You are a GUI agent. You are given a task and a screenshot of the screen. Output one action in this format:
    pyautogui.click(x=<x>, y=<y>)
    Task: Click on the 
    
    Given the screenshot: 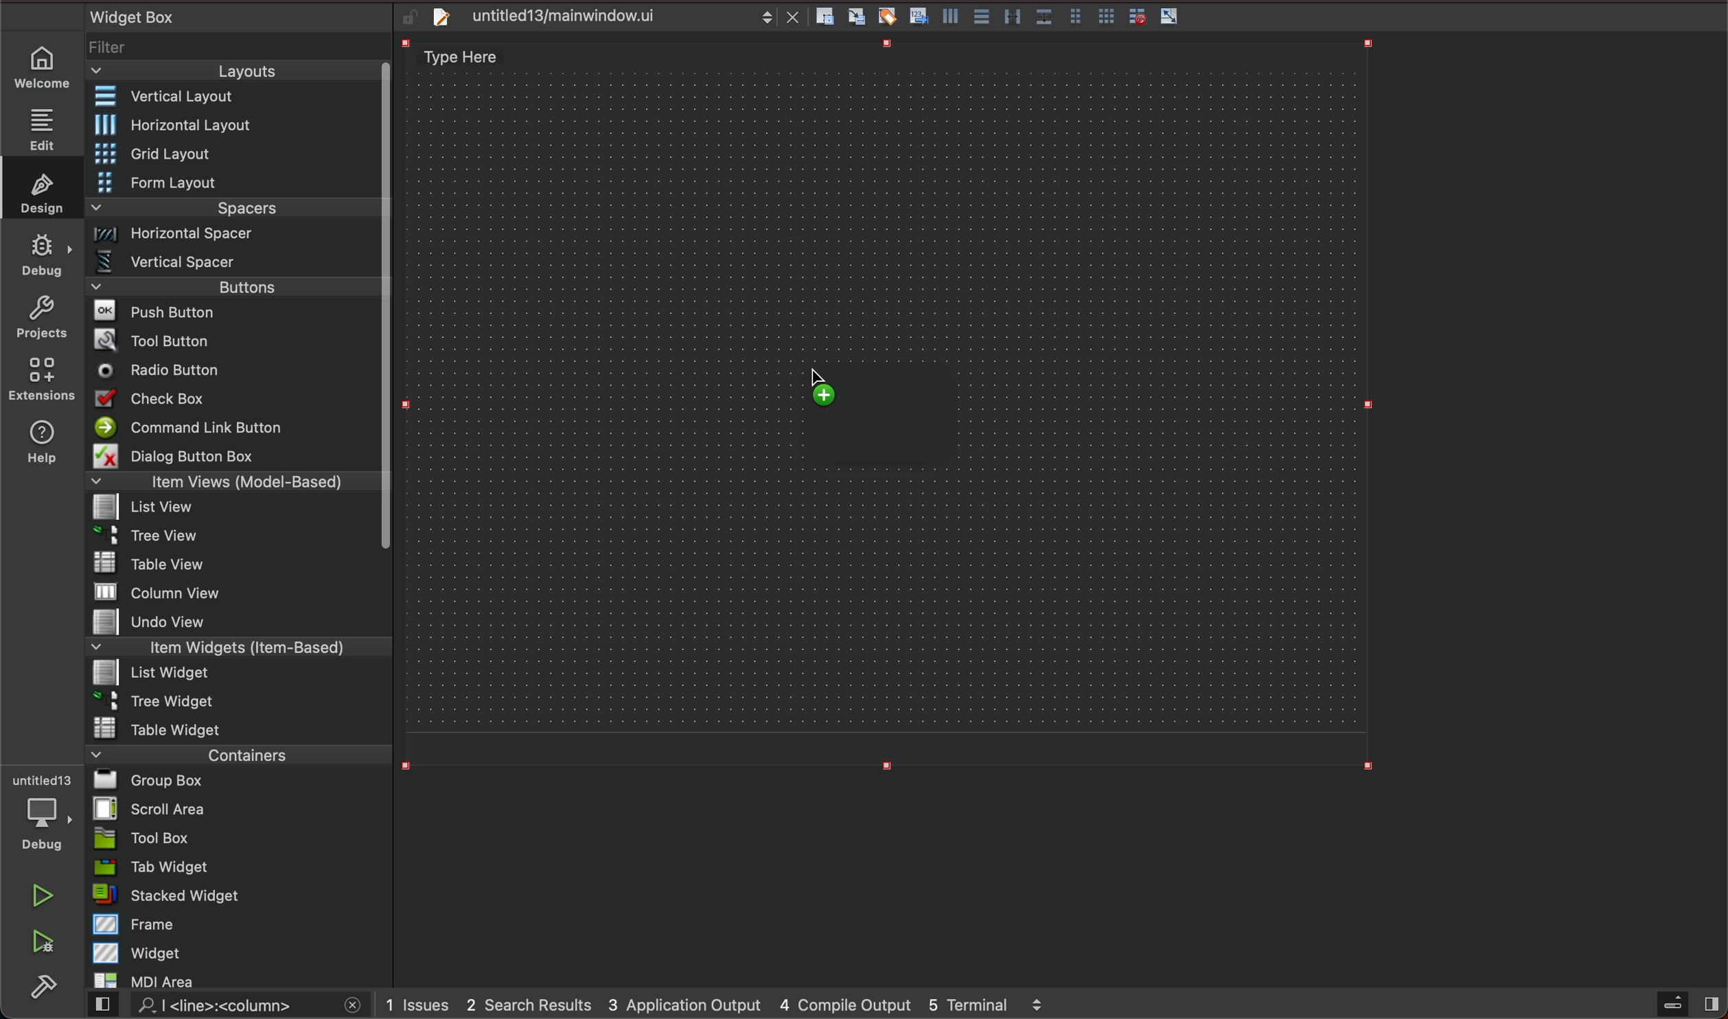 What is the action you would take?
    pyautogui.click(x=1179, y=18)
    